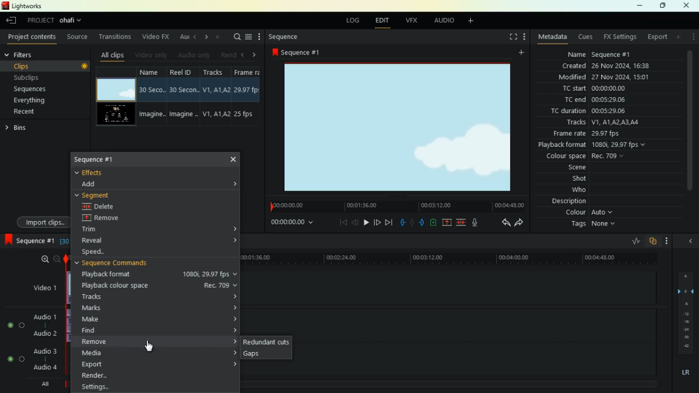  I want to click on hold, so click(412, 222).